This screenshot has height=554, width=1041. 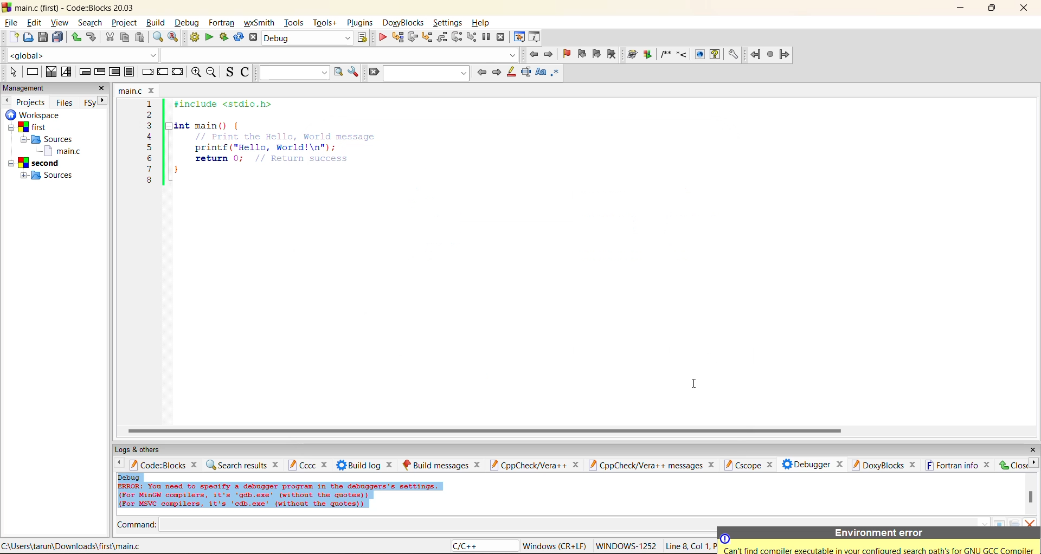 What do you see at coordinates (1000, 522) in the screenshot?
I see `tables` at bounding box center [1000, 522].